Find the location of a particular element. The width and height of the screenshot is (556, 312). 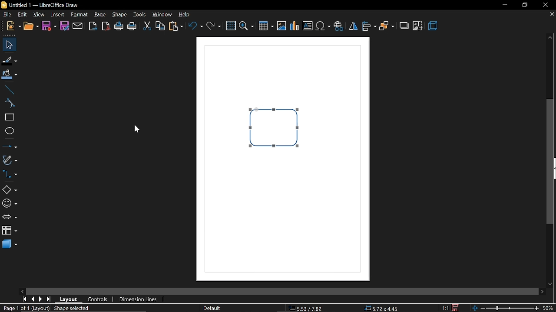

file is located at coordinates (14, 26).